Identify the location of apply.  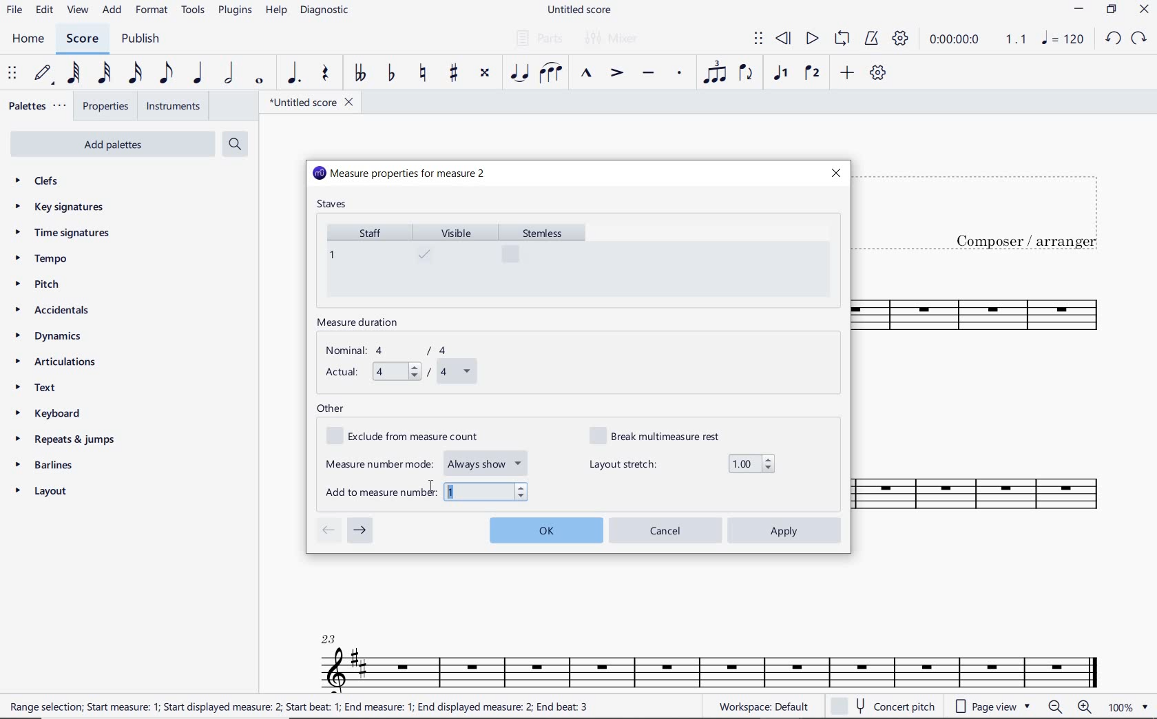
(786, 530).